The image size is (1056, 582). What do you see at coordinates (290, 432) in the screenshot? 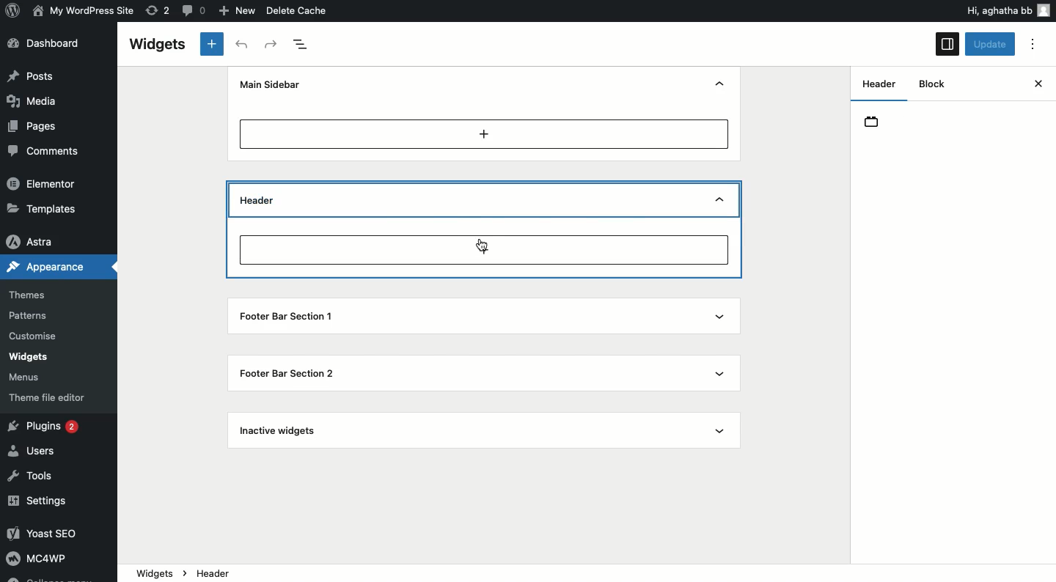
I see `Inactive widgets` at bounding box center [290, 432].